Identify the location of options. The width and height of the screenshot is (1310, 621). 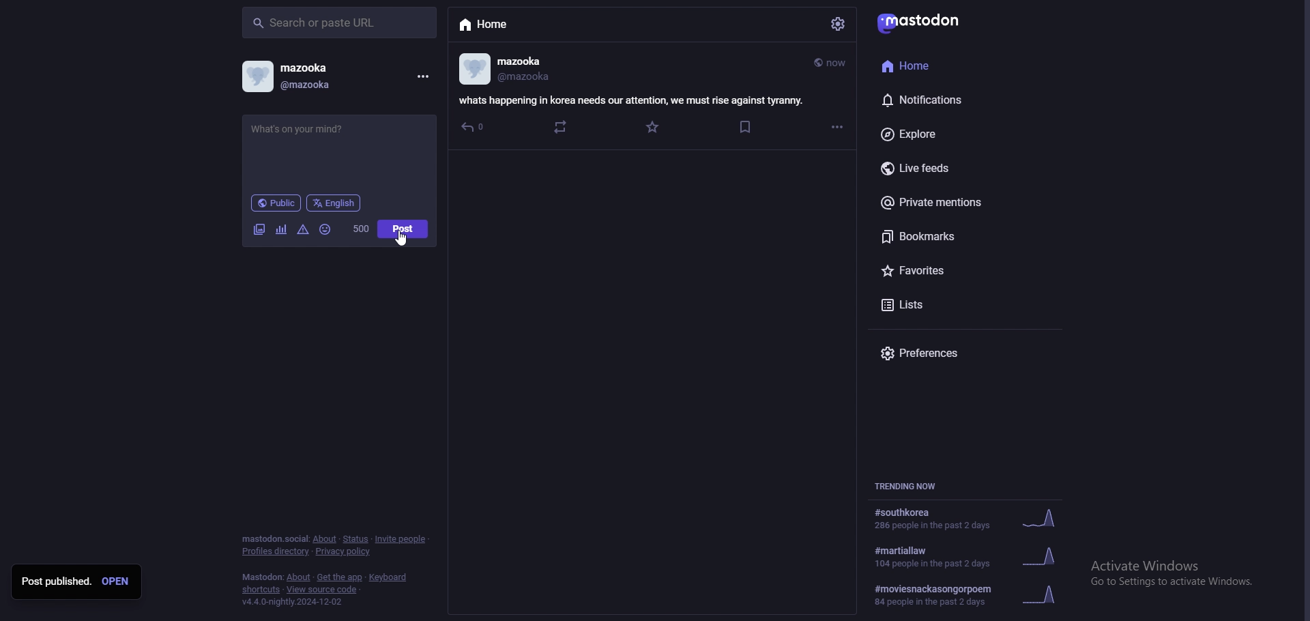
(837, 127).